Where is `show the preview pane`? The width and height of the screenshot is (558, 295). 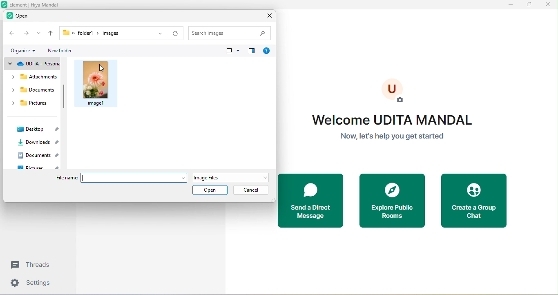 show the preview pane is located at coordinates (252, 51).